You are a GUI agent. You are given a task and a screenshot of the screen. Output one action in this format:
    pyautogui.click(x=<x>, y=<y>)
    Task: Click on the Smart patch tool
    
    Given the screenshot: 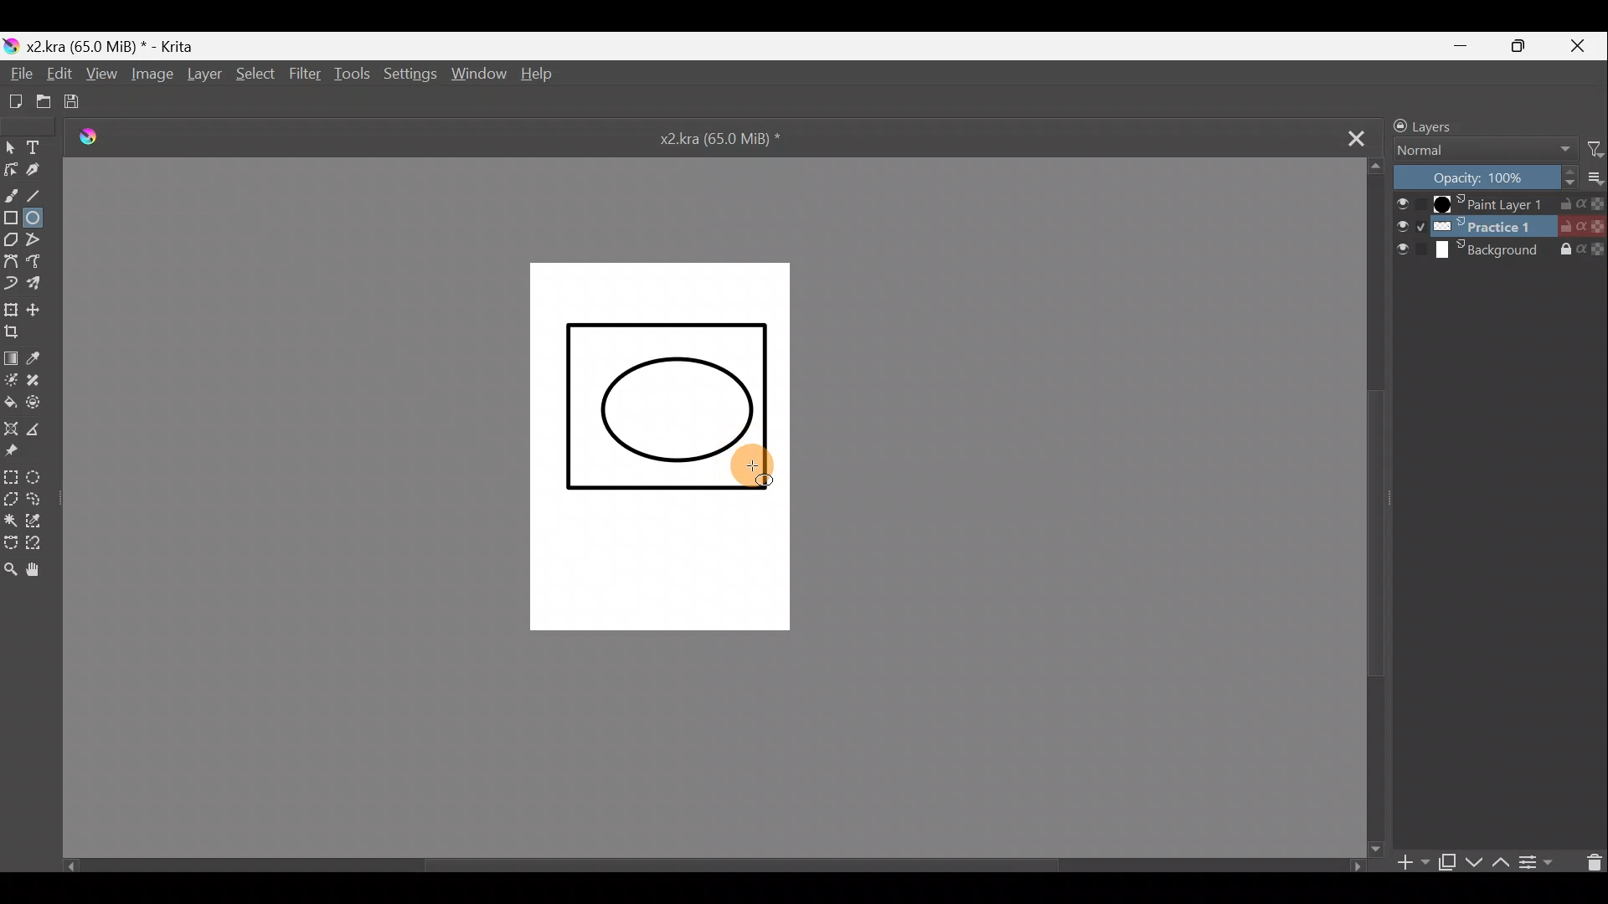 What is the action you would take?
    pyautogui.click(x=39, y=380)
    